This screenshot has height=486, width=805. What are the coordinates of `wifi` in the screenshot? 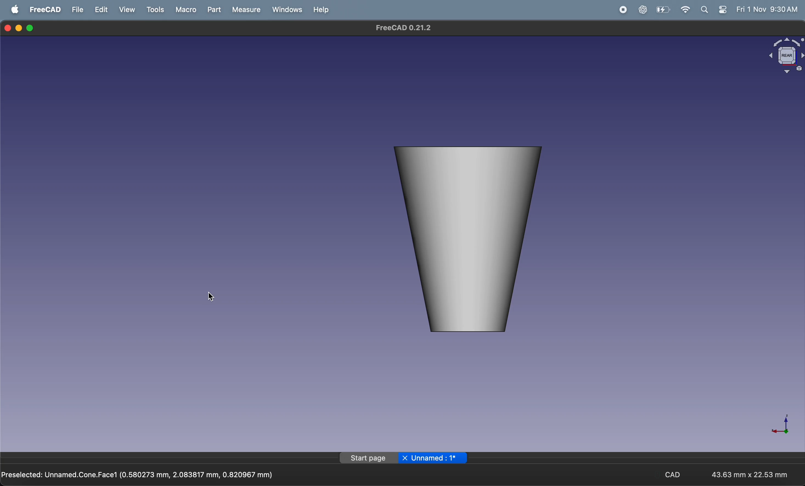 It's located at (686, 9).